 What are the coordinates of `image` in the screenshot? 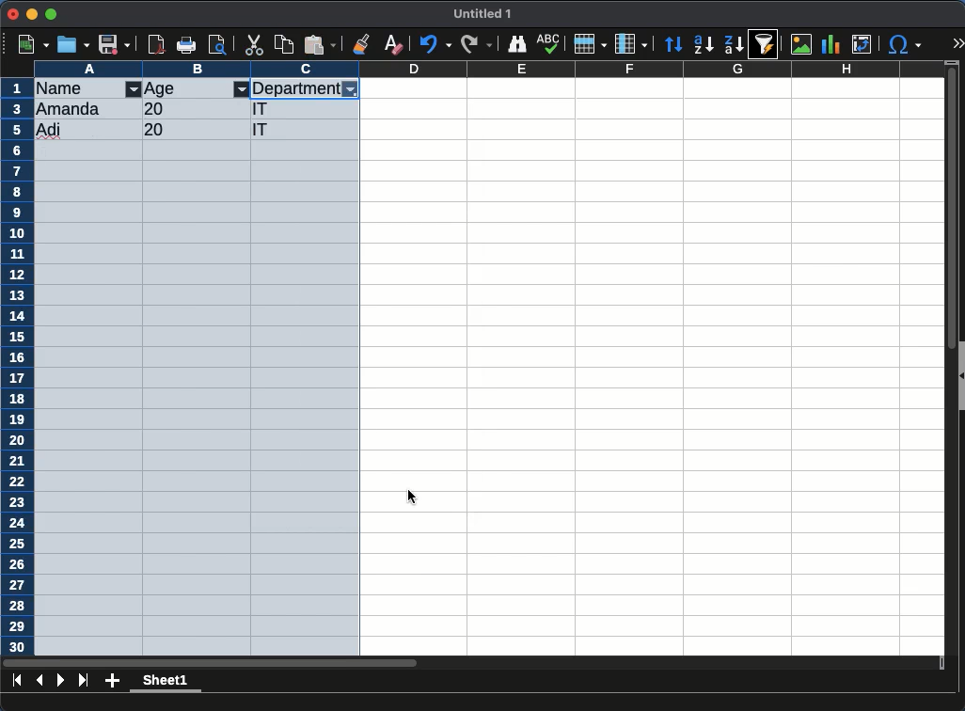 It's located at (800, 46).